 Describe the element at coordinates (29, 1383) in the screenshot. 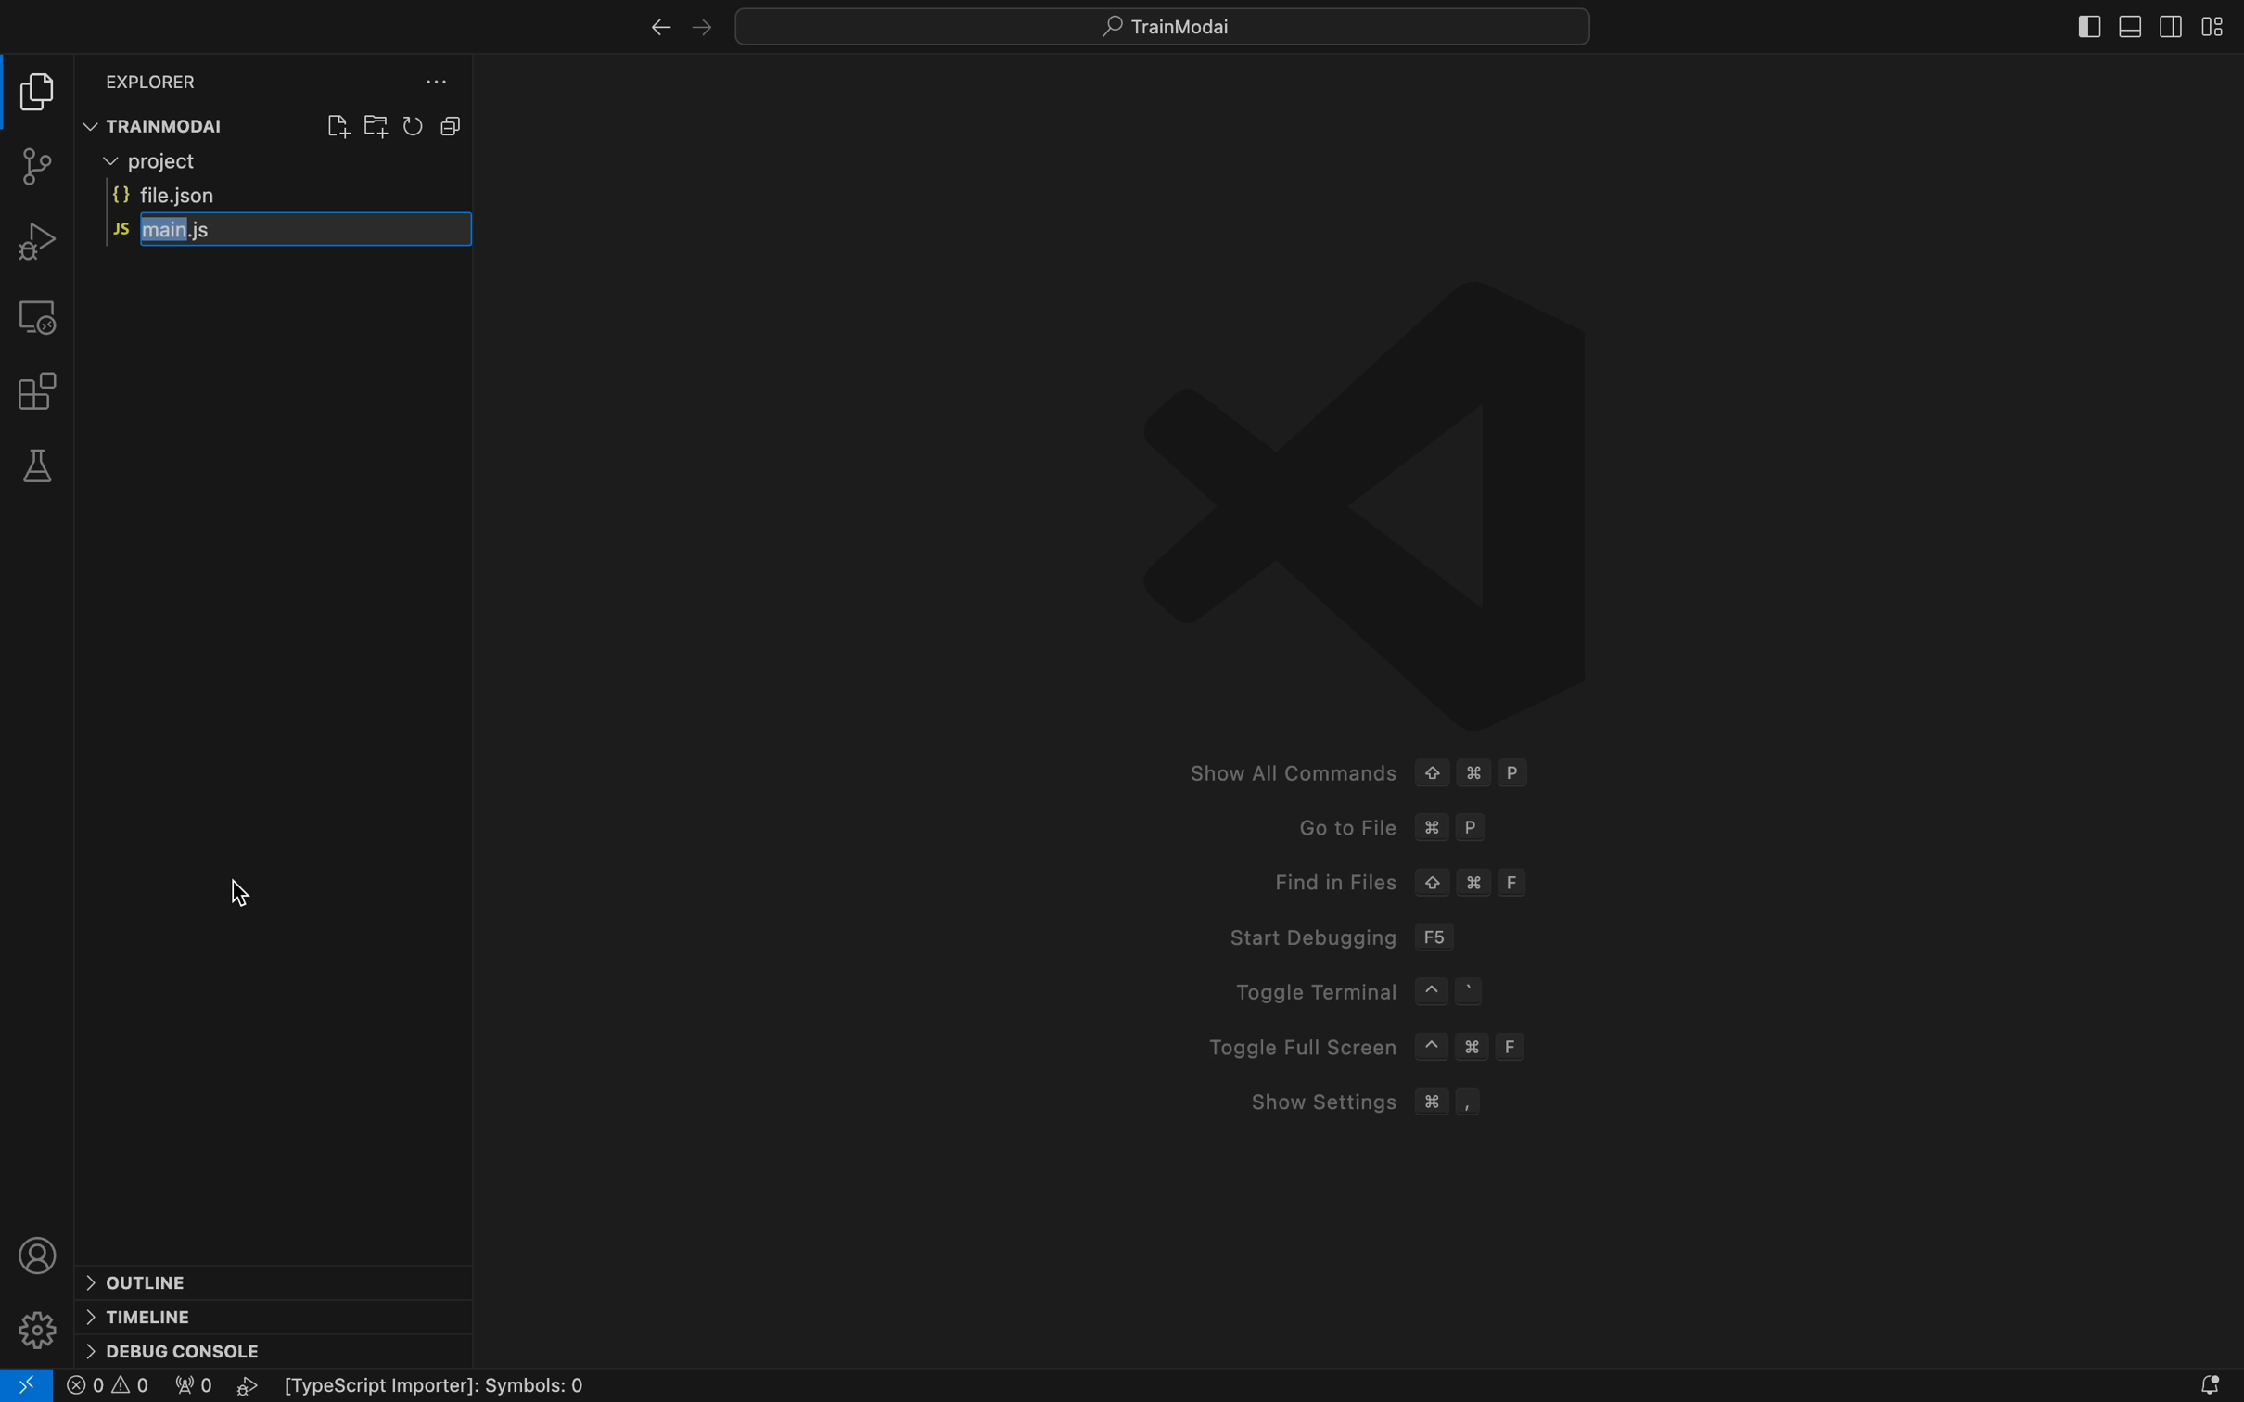

I see `logo` at that location.